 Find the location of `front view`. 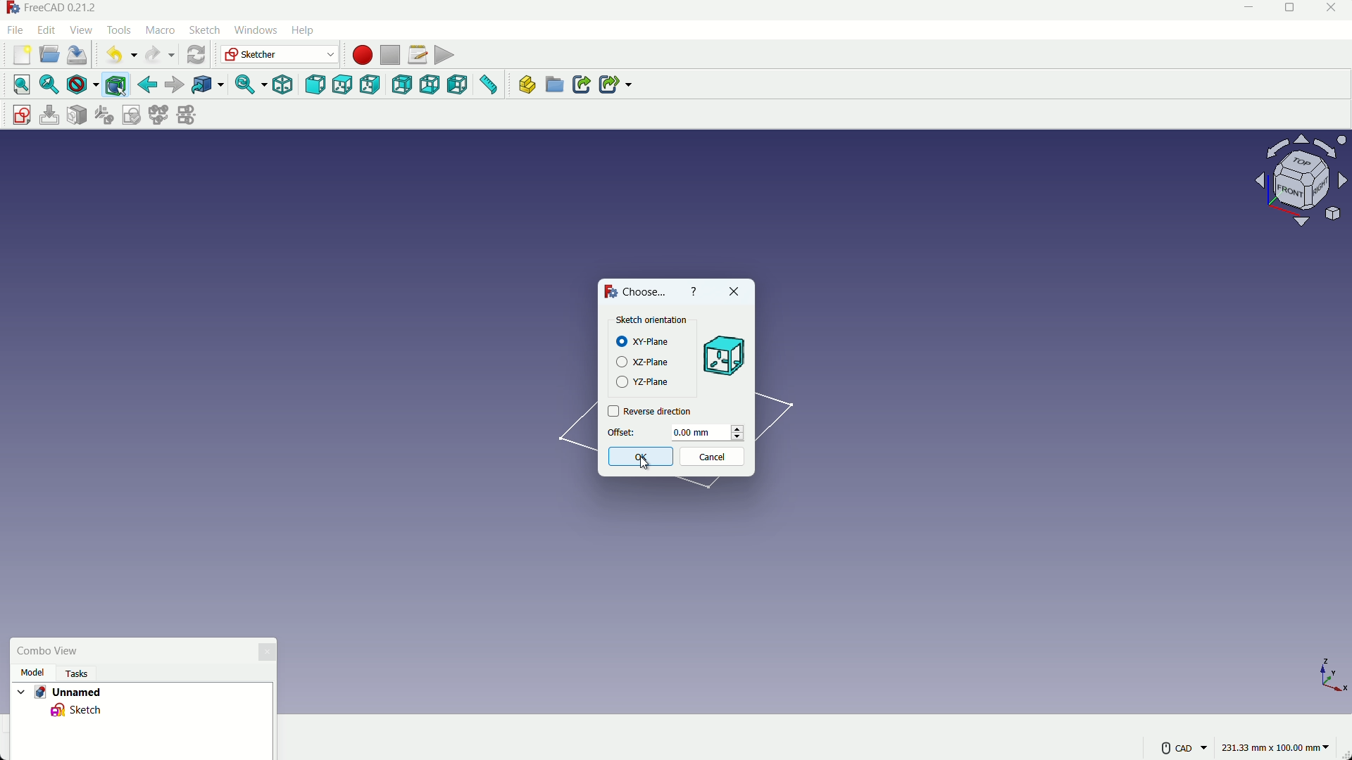

front view is located at coordinates (314, 86).